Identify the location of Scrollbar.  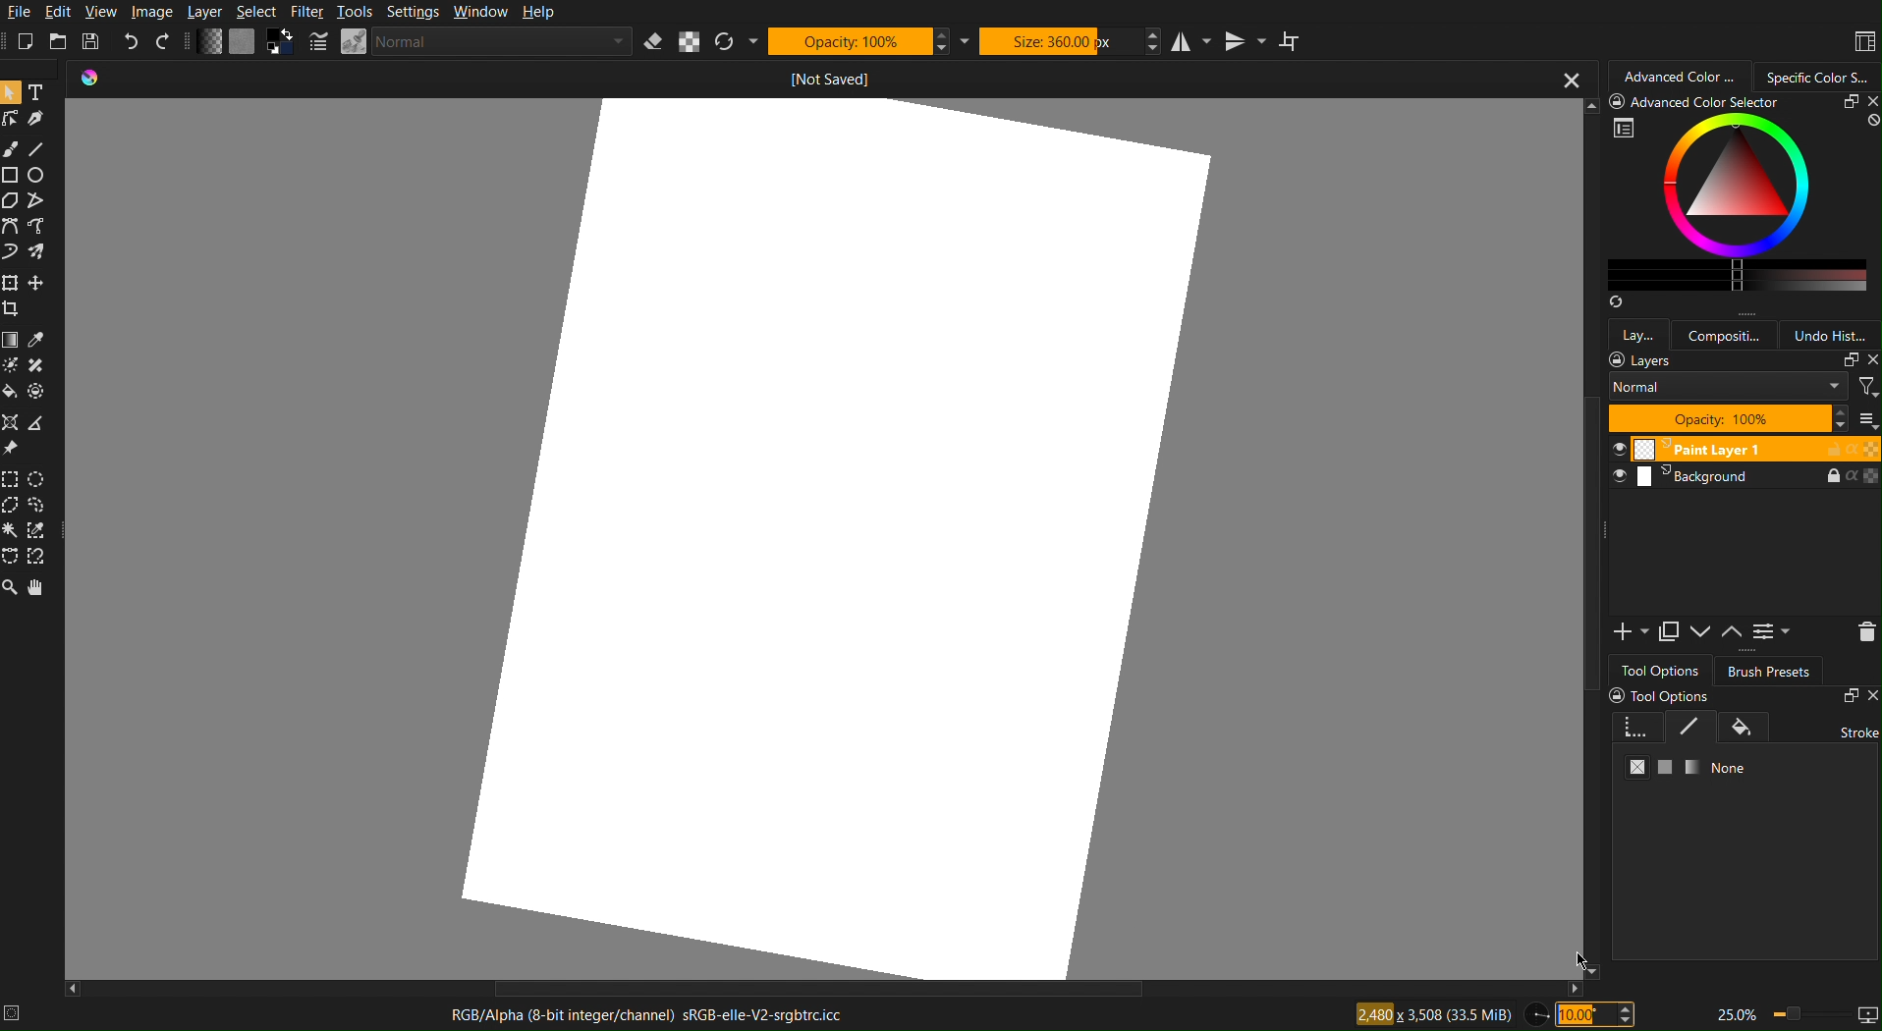
(1591, 540).